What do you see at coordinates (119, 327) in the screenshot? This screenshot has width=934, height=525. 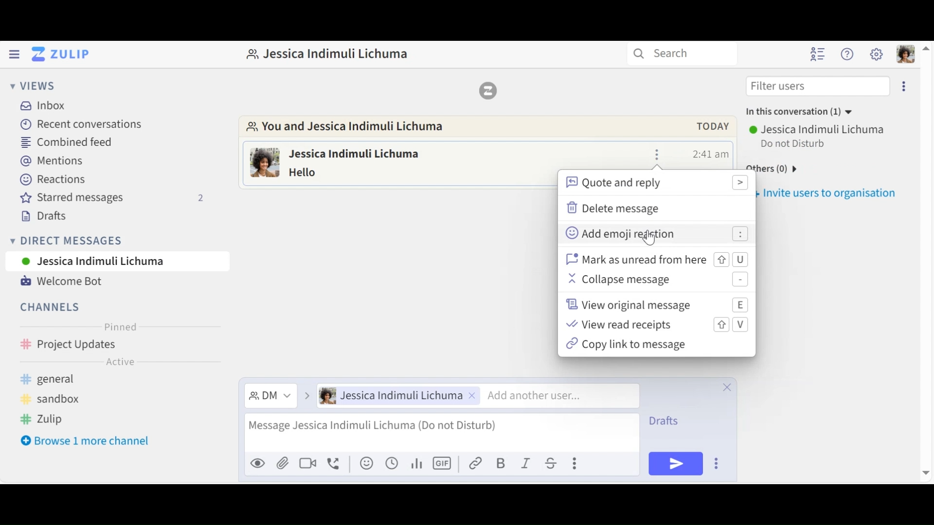 I see `Pinned` at bounding box center [119, 327].